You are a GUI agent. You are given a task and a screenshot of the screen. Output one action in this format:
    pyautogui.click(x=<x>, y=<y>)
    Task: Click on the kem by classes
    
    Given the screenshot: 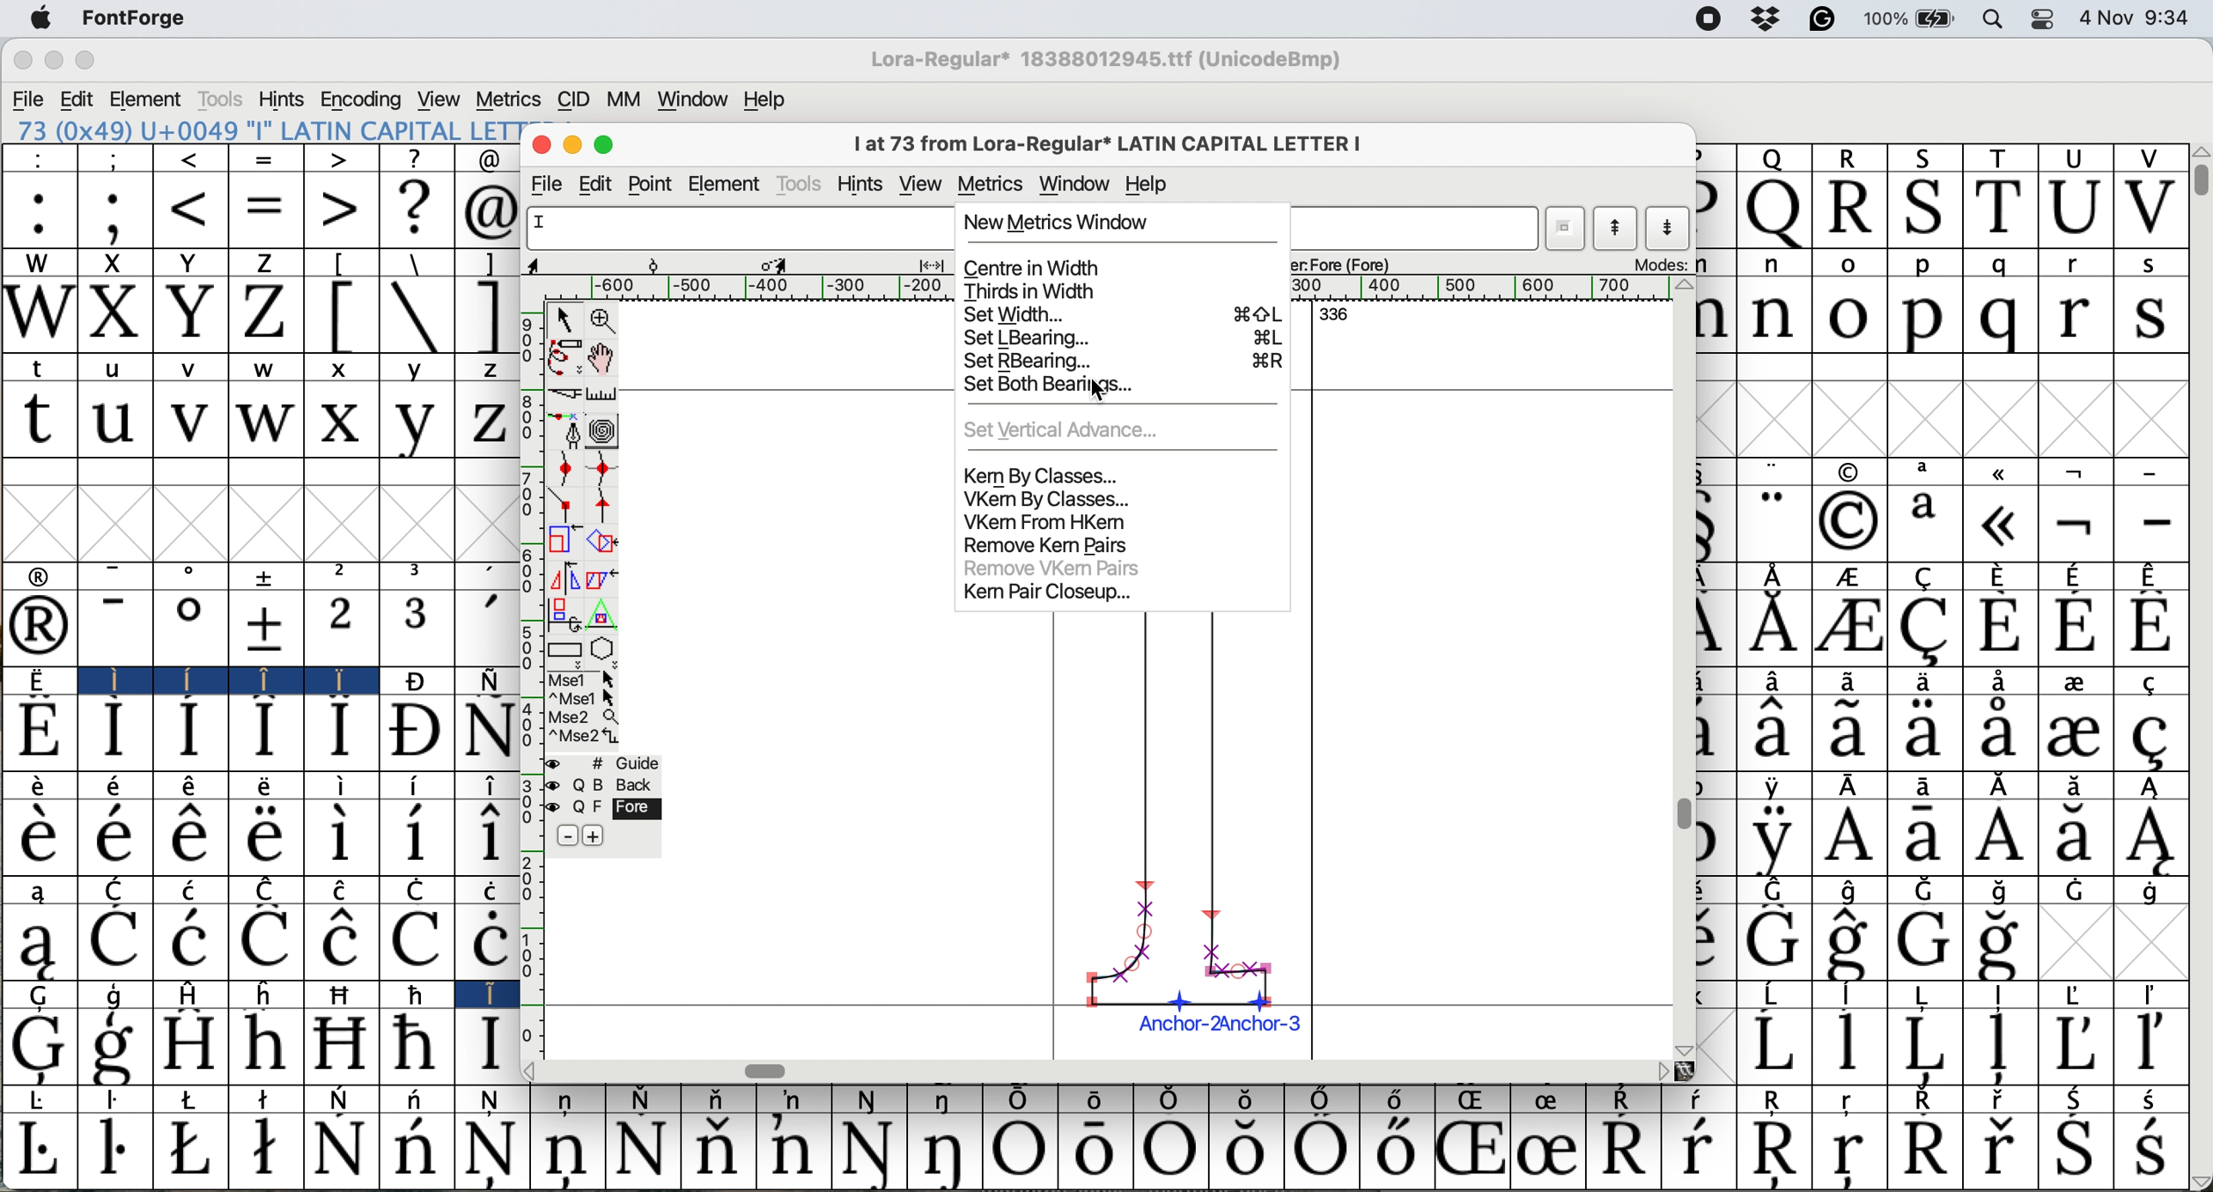 What is the action you would take?
    pyautogui.click(x=1048, y=475)
    